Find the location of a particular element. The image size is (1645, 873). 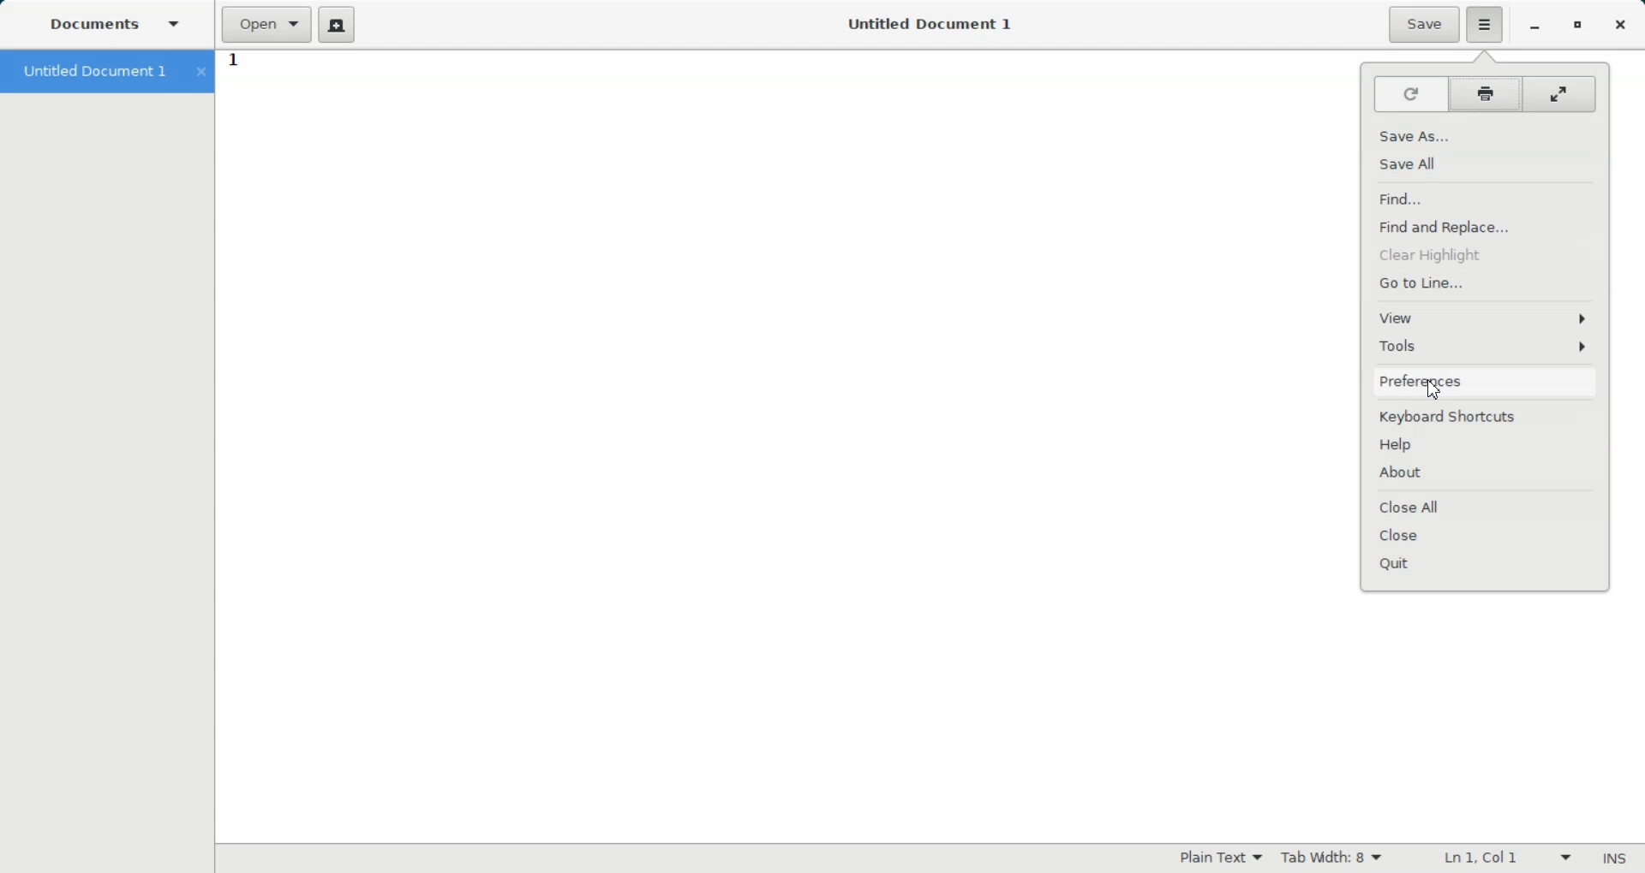

Find and Replace is located at coordinates (1485, 228).